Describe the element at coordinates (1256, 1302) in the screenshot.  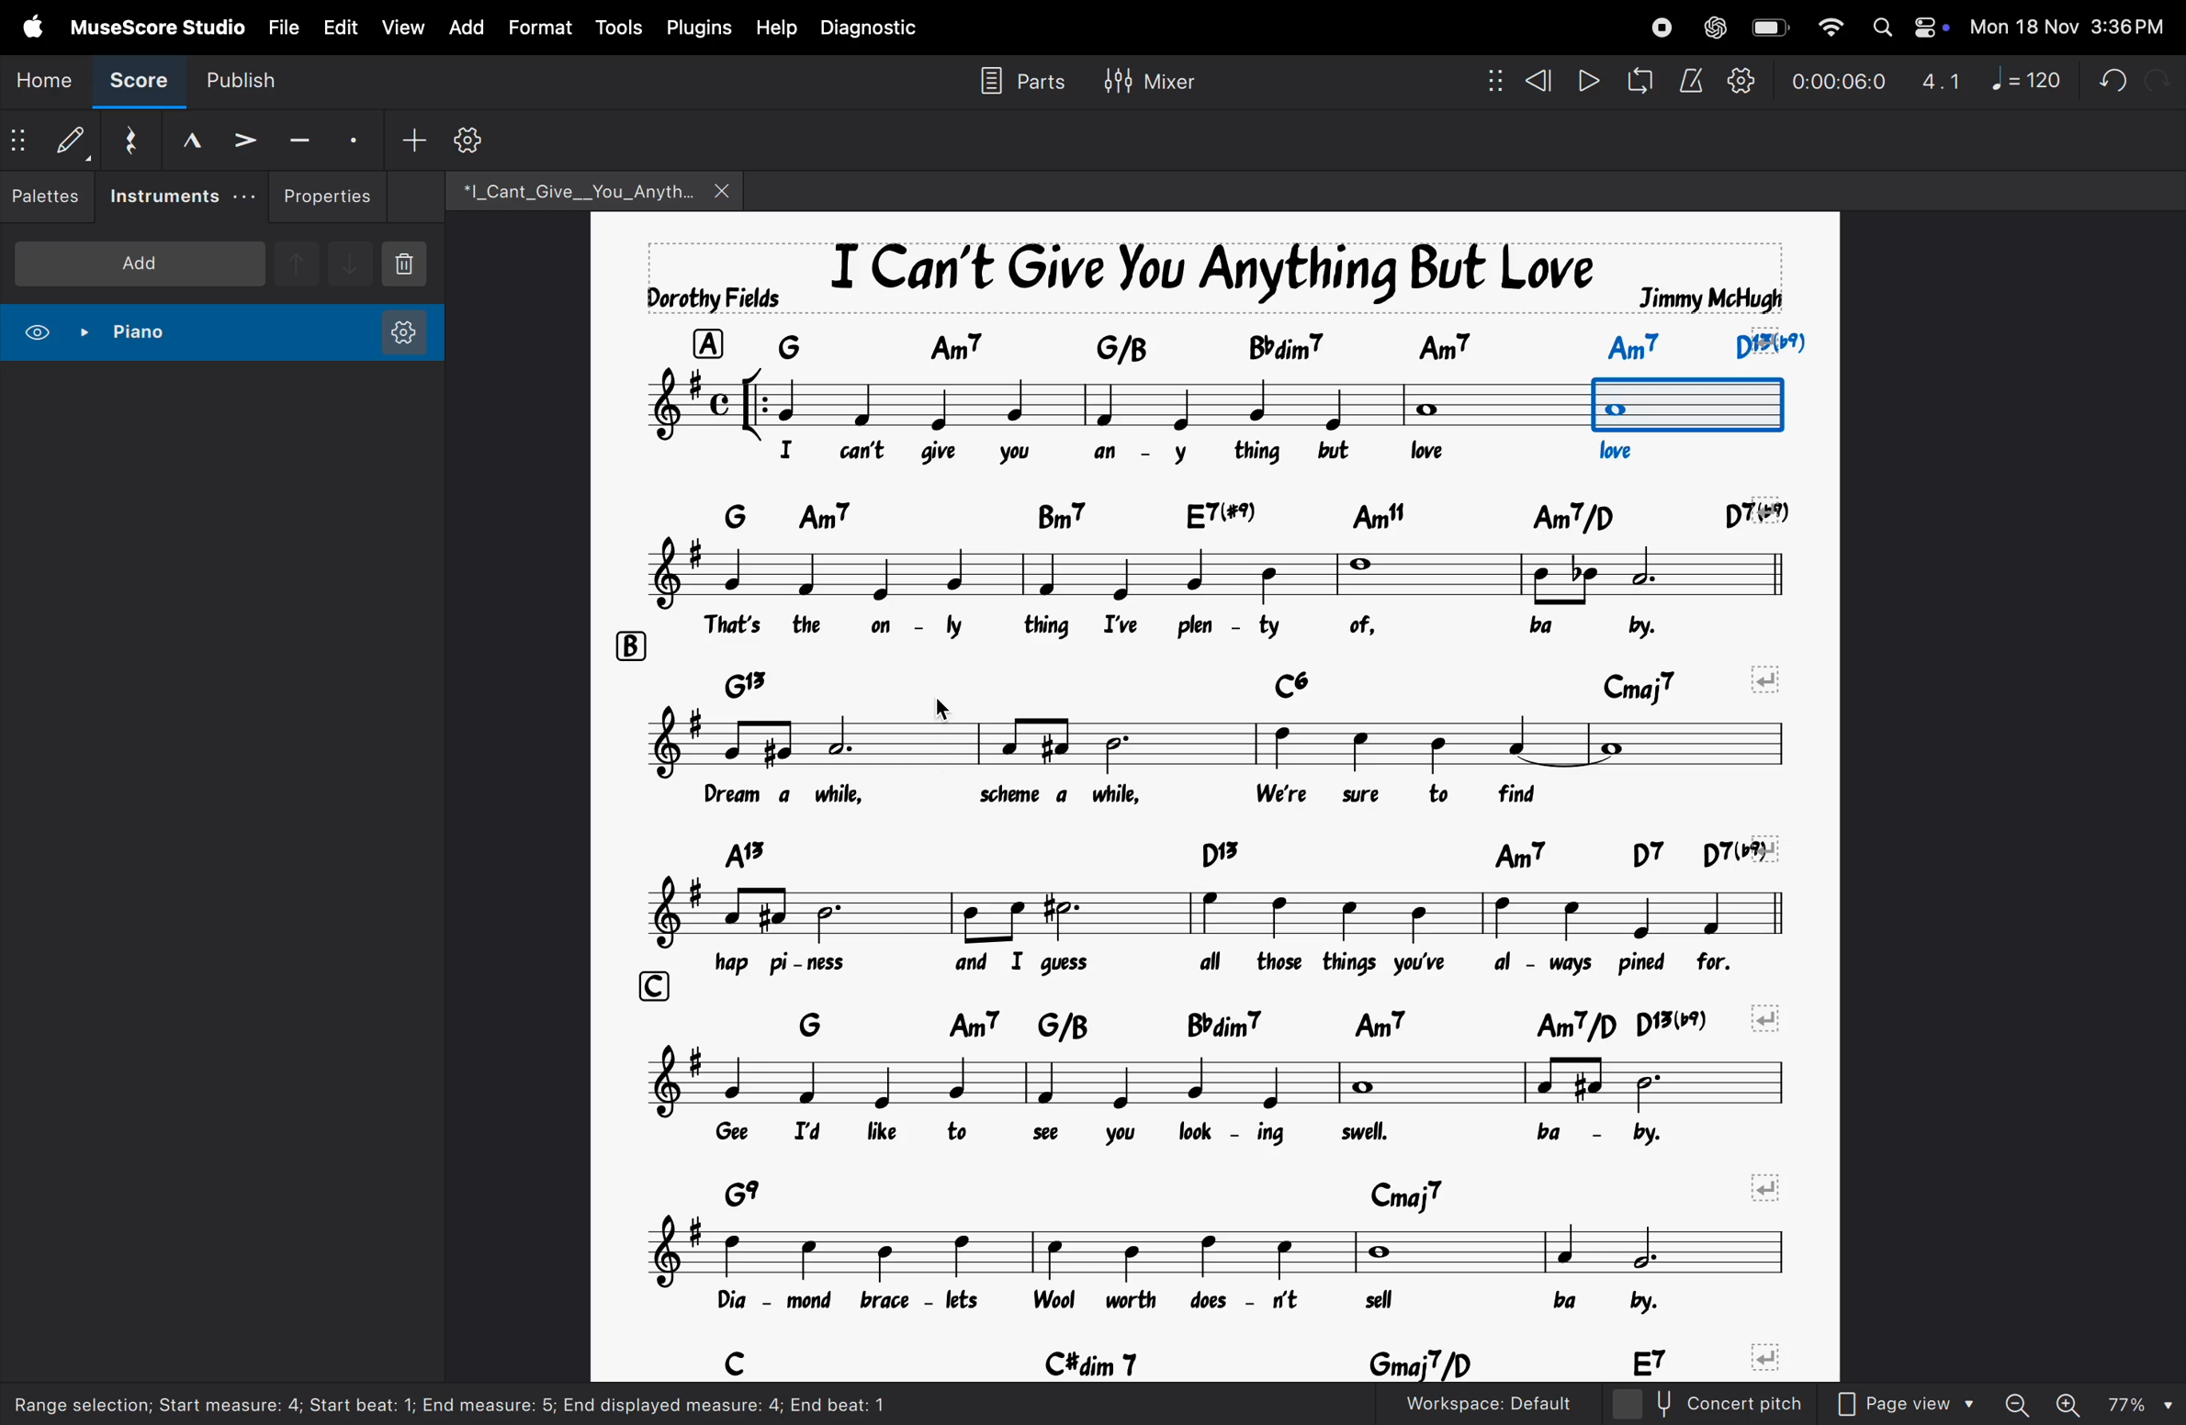
I see `lyrics` at that location.